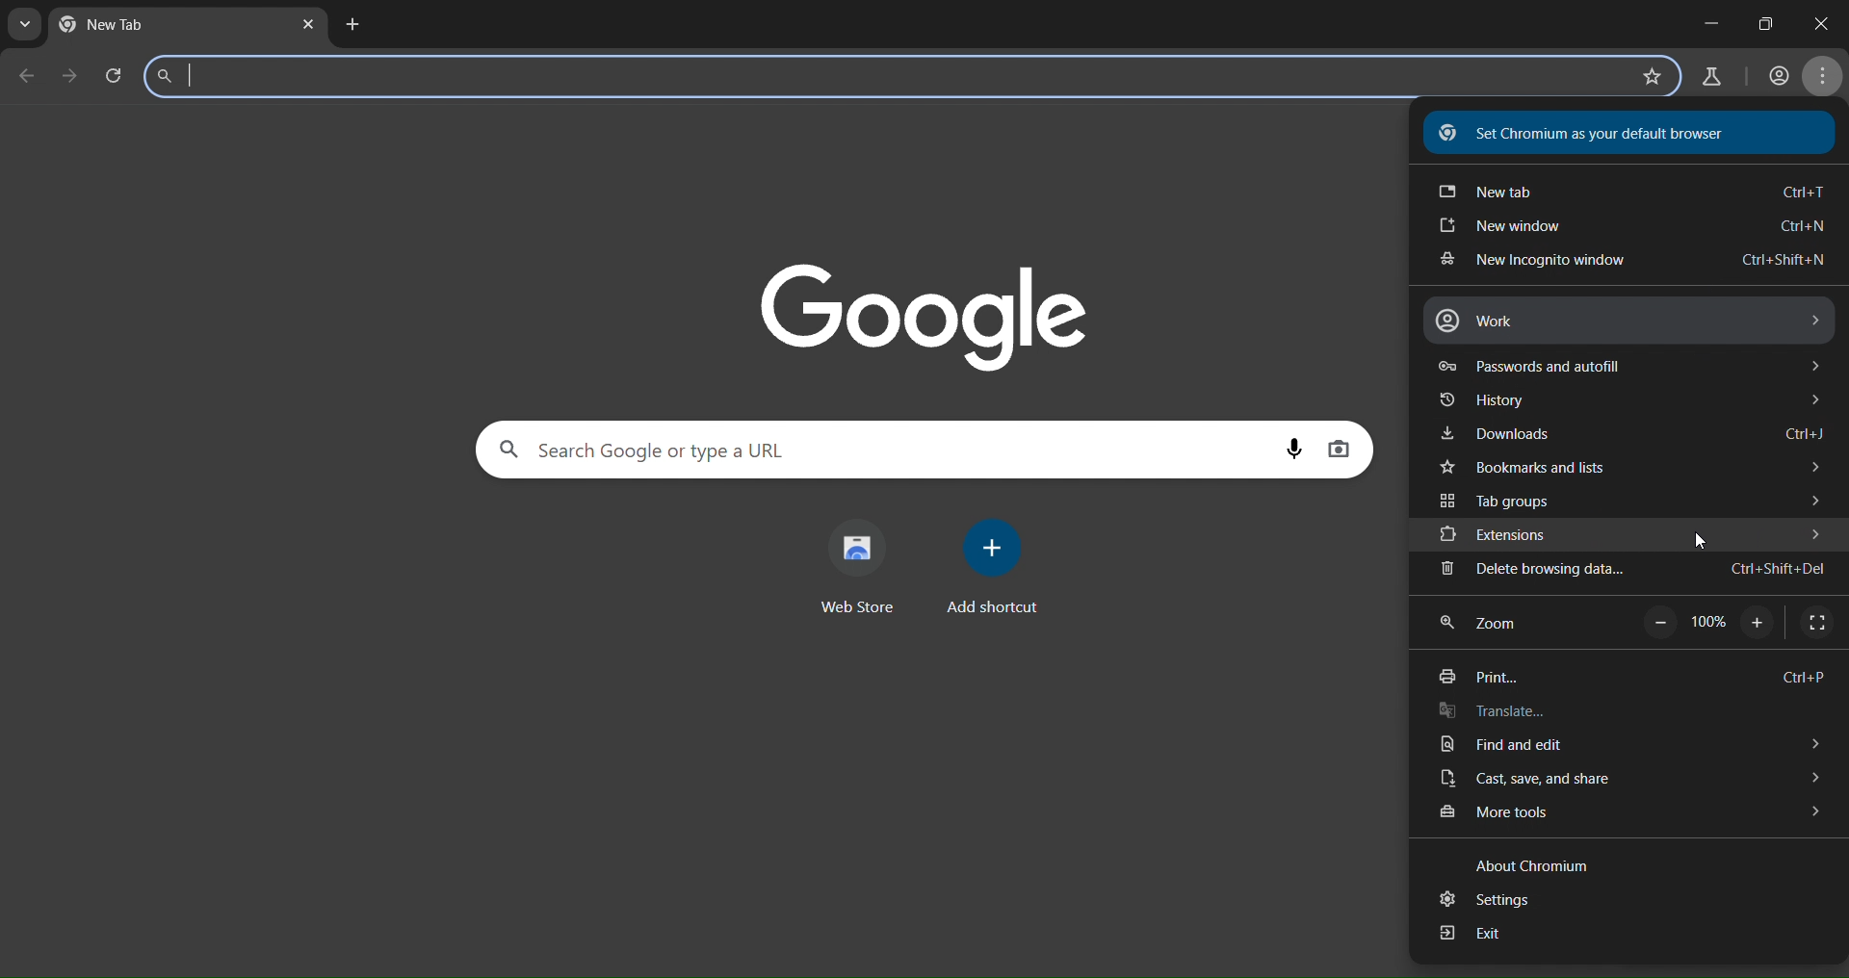 Image resolution: width=1849 pixels, height=978 pixels. Describe the element at coordinates (999, 571) in the screenshot. I see `add shortcut` at that location.